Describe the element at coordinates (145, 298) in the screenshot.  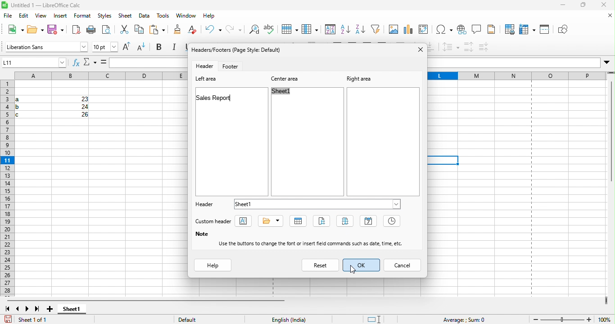
I see `horizontal scroll bar` at that location.